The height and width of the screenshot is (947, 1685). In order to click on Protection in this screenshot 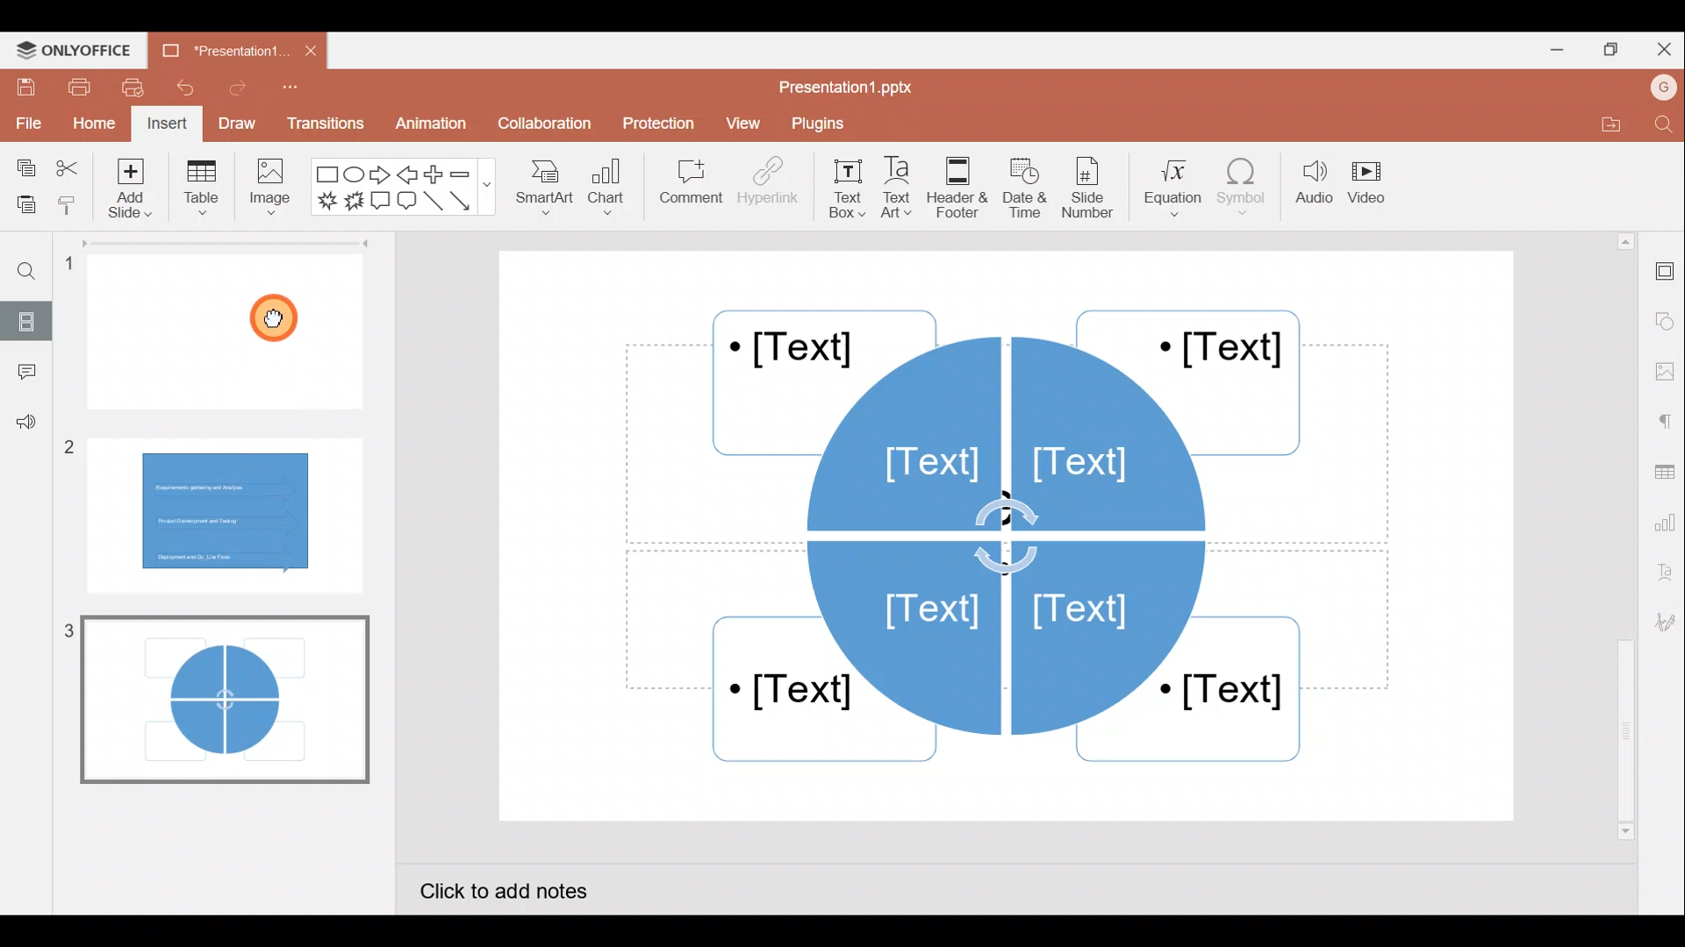, I will do `click(655, 119)`.